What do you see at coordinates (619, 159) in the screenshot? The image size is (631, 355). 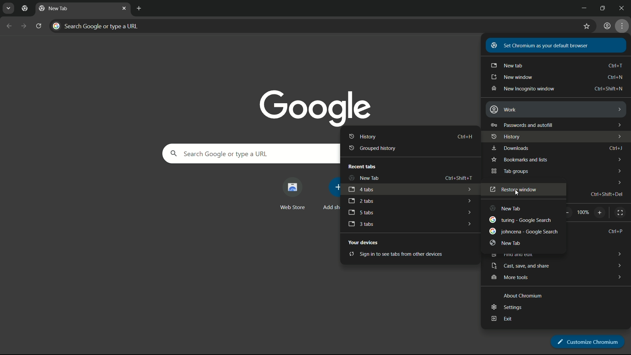 I see `dropdown arrows` at bounding box center [619, 159].